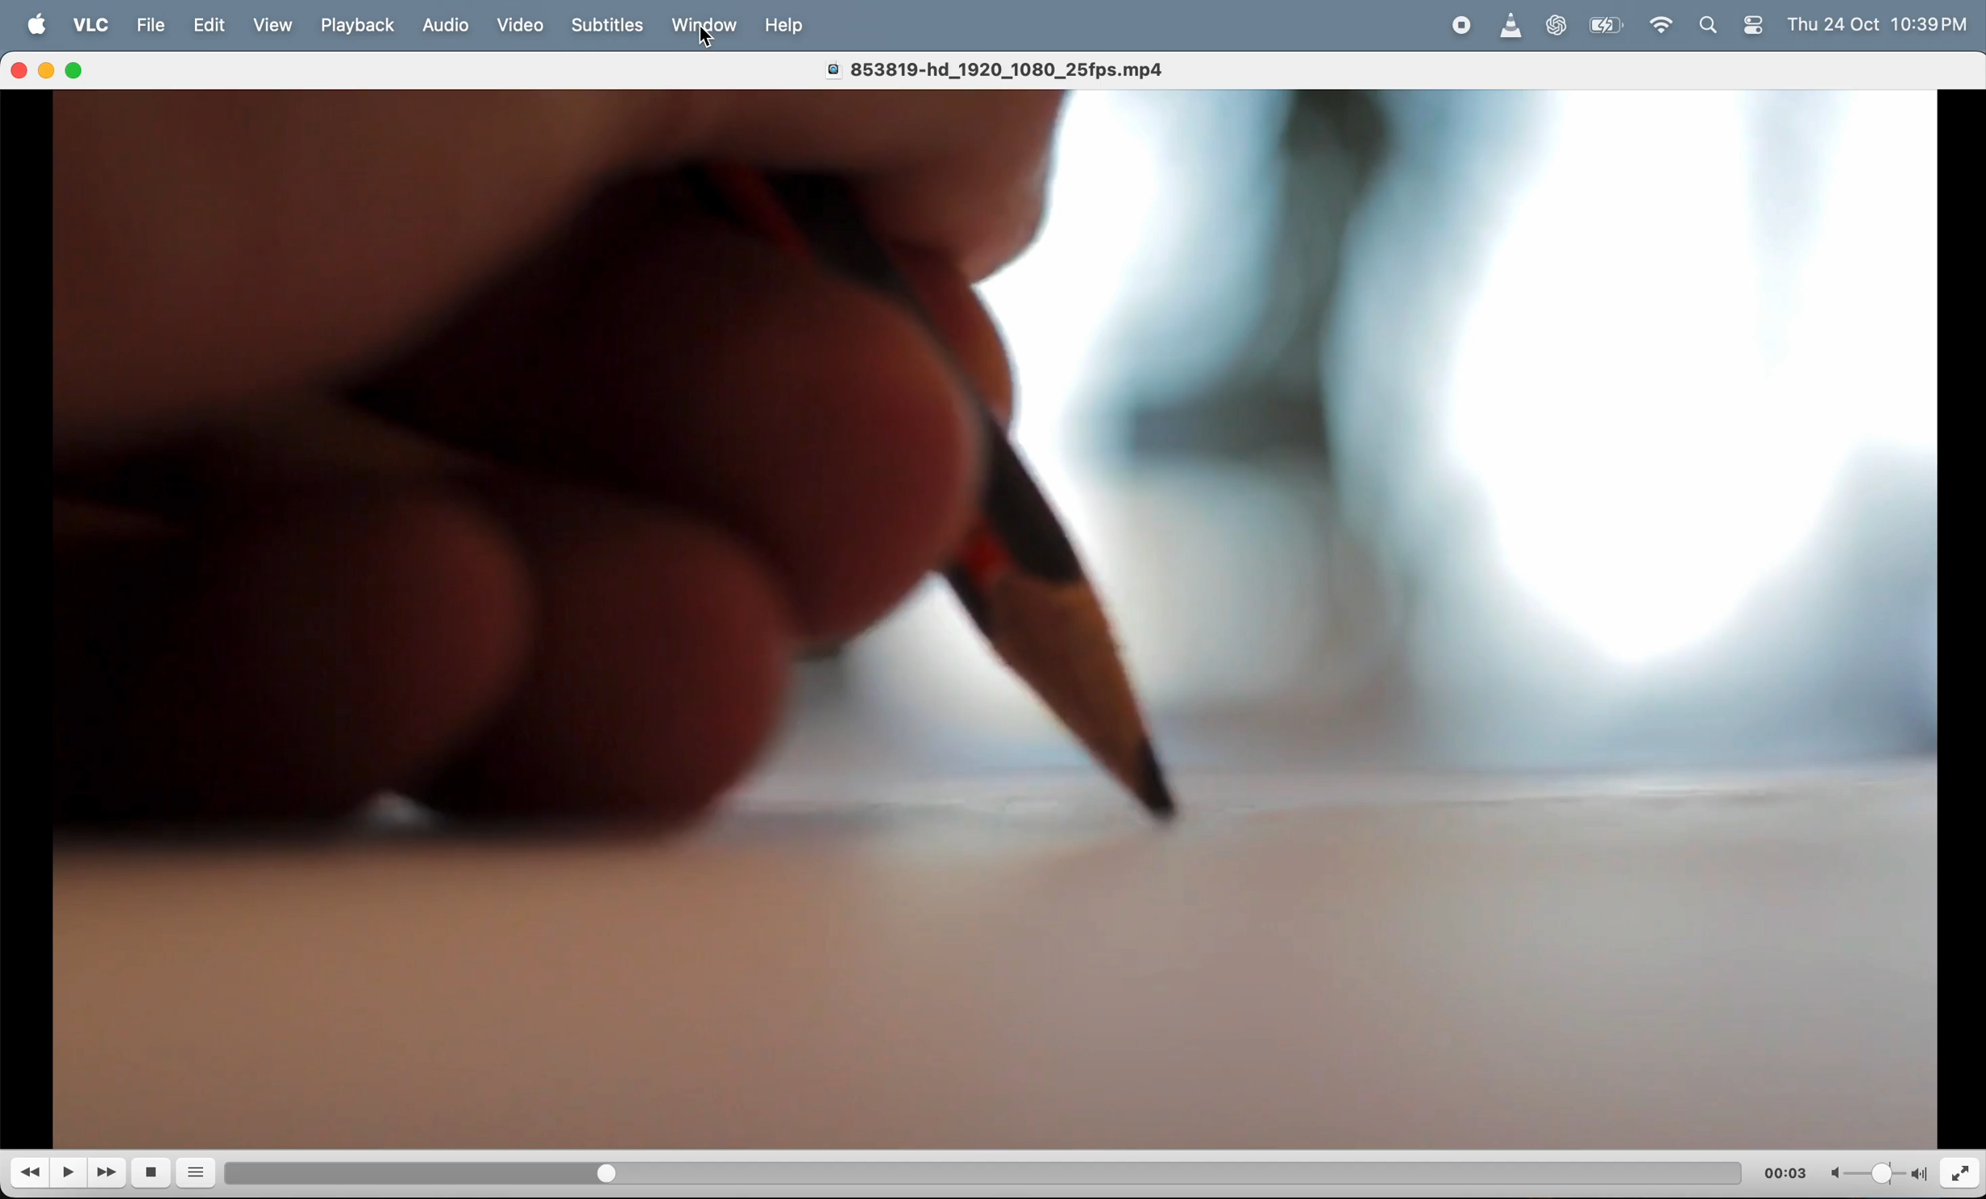 The width and height of the screenshot is (1986, 1199). Describe the element at coordinates (89, 27) in the screenshot. I see `vlc menu` at that location.